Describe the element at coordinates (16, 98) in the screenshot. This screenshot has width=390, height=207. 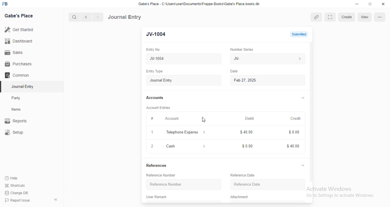
I see `Party` at that location.